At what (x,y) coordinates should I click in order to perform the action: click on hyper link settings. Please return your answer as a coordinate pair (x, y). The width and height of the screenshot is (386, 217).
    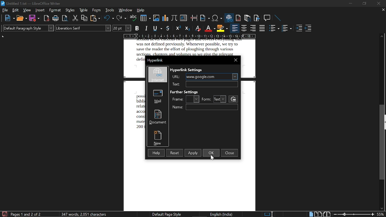
    Looking at the image, I should click on (189, 71).